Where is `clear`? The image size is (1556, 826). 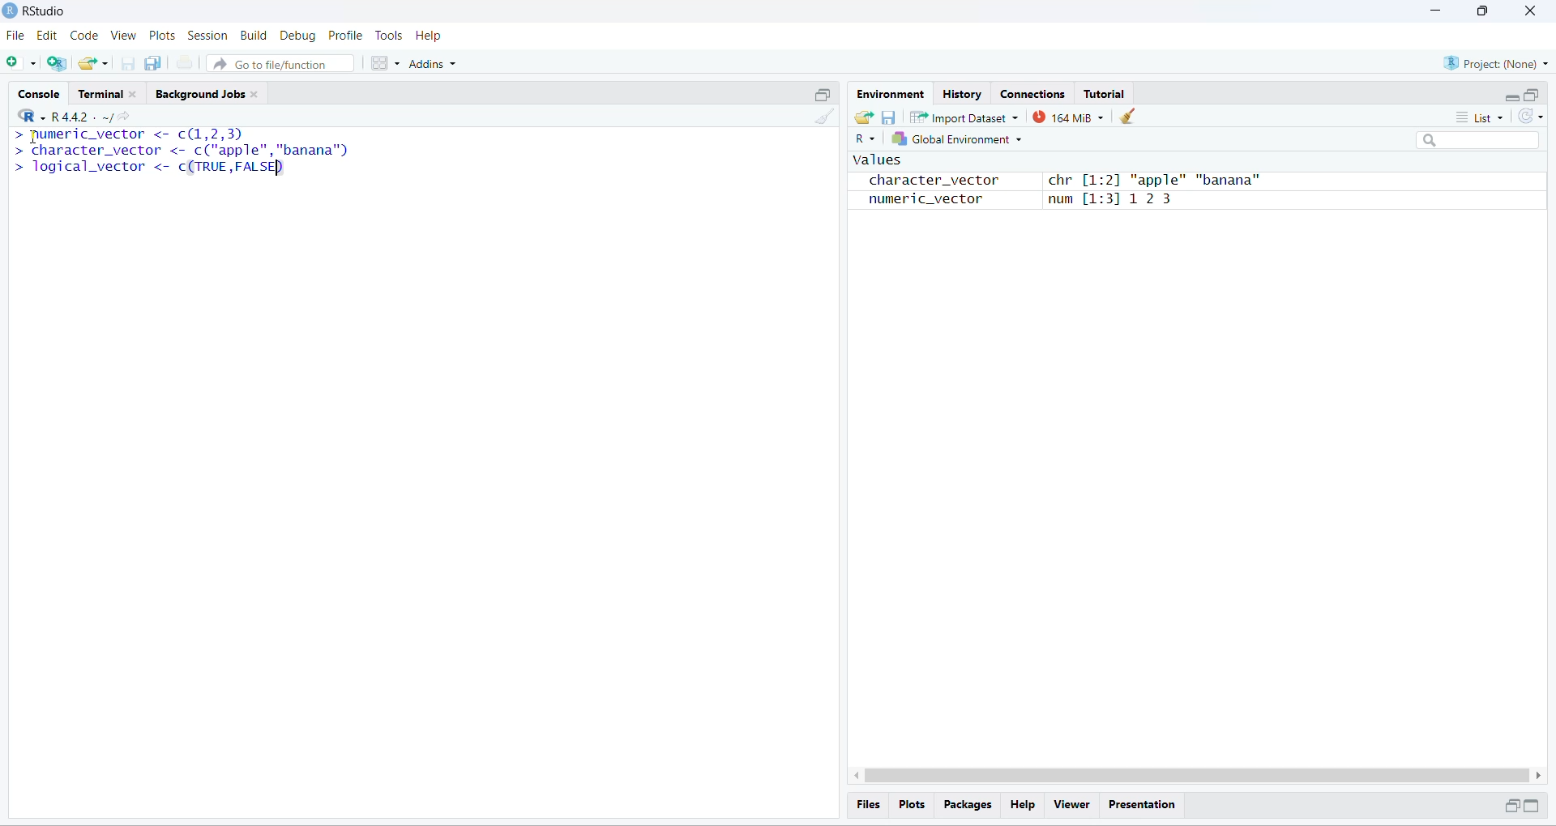 clear is located at coordinates (1130, 116).